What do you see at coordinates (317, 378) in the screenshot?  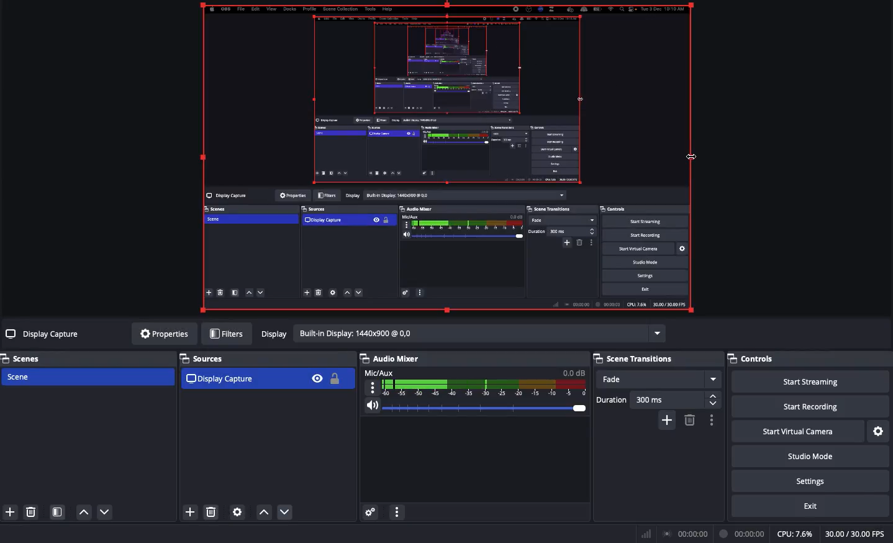 I see `Visible` at bounding box center [317, 378].